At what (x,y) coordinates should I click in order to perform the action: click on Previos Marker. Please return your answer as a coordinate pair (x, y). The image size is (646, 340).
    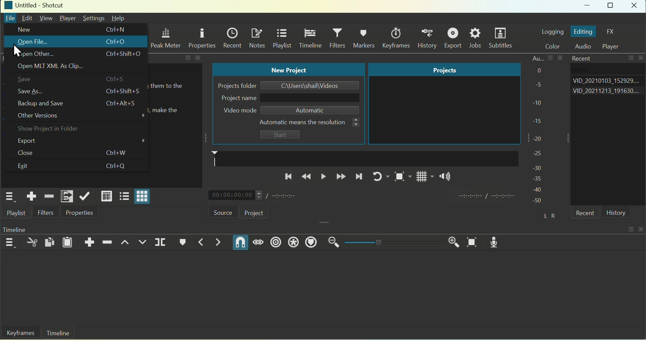
    Looking at the image, I should click on (198, 243).